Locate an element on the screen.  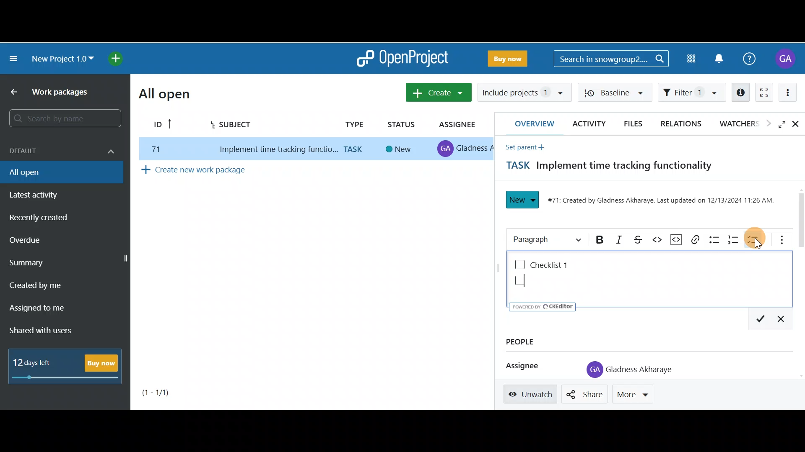
Filter is located at coordinates (692, 92).